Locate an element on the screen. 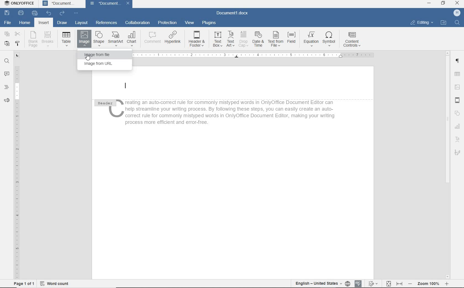 This screenshot has height=288, width=464. maximize is located at coordinates (443, 3).